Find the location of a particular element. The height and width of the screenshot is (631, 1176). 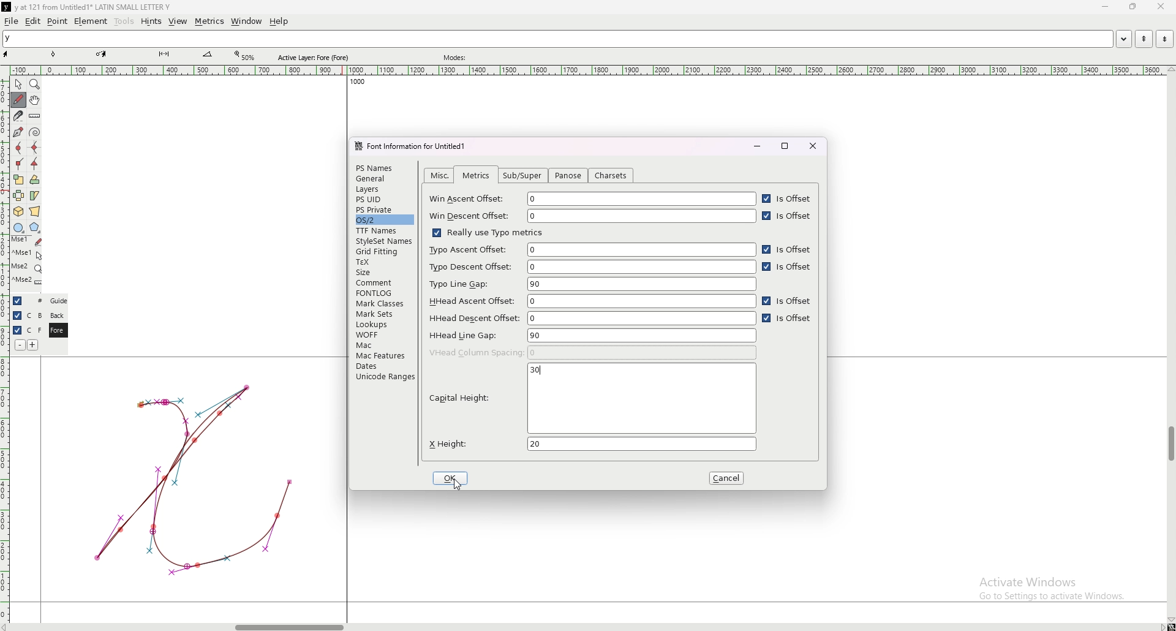

mark sets is located at coordinates (383, 314).